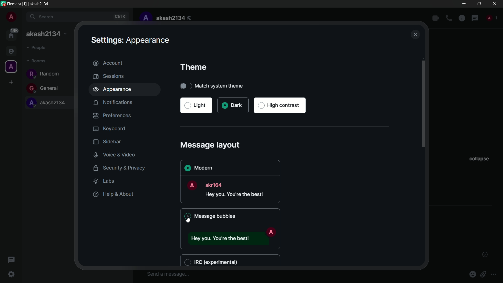 This screenshot has height=283, width=503. What do you see at coordinates (436, 18) in the screenshot?
I see `add video call` at bounding box center [436, 18].